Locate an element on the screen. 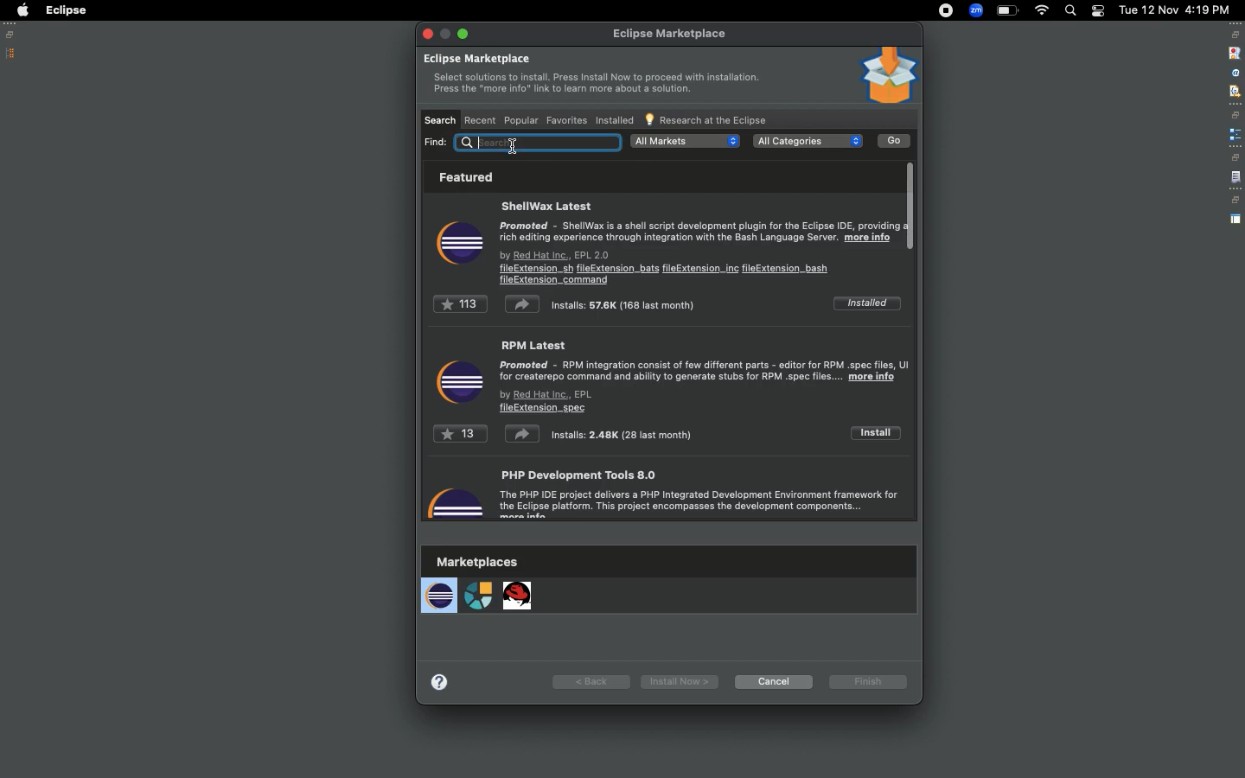 The height and width of the screenshot is (778, 1245). Finish  is located at coordinates (871, 681).